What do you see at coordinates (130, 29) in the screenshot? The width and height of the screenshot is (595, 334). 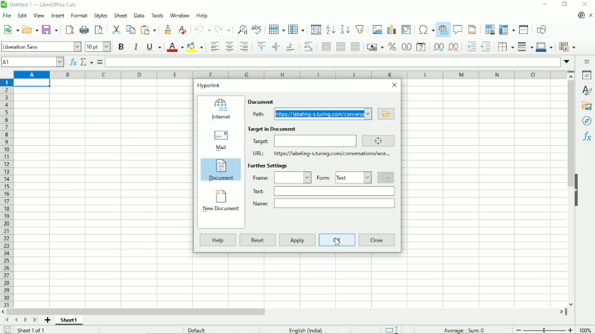 I see `Copy` at bounding box center [130, 29].